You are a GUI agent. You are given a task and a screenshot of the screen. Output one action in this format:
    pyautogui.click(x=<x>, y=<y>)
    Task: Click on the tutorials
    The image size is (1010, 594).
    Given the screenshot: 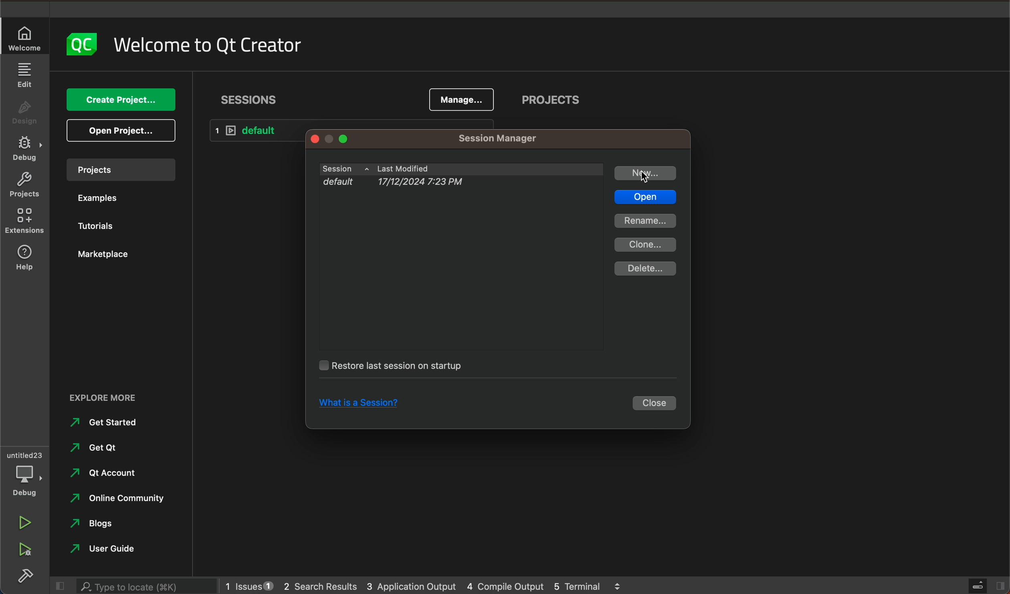 What is the action you would take?
    pyautogui.click(x=101, y=228)
    